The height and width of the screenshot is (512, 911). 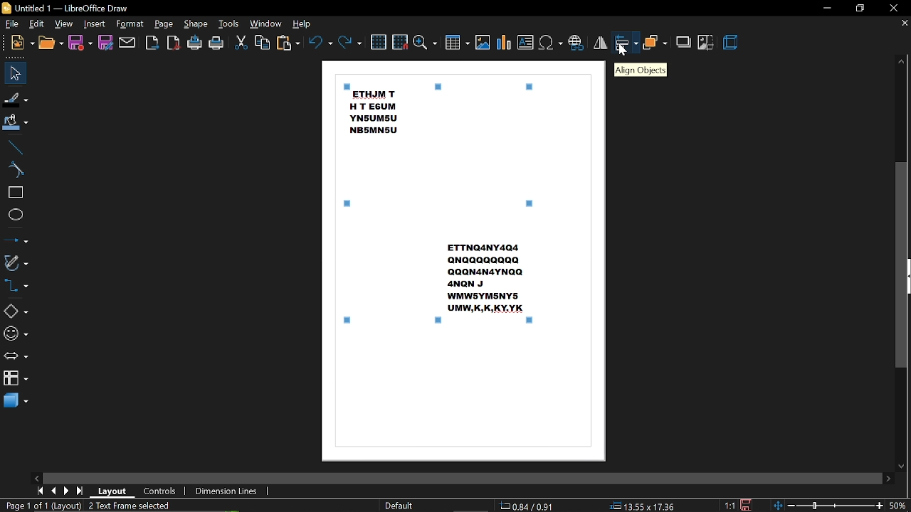 I want to click on move down, so click(x=900, y=466).